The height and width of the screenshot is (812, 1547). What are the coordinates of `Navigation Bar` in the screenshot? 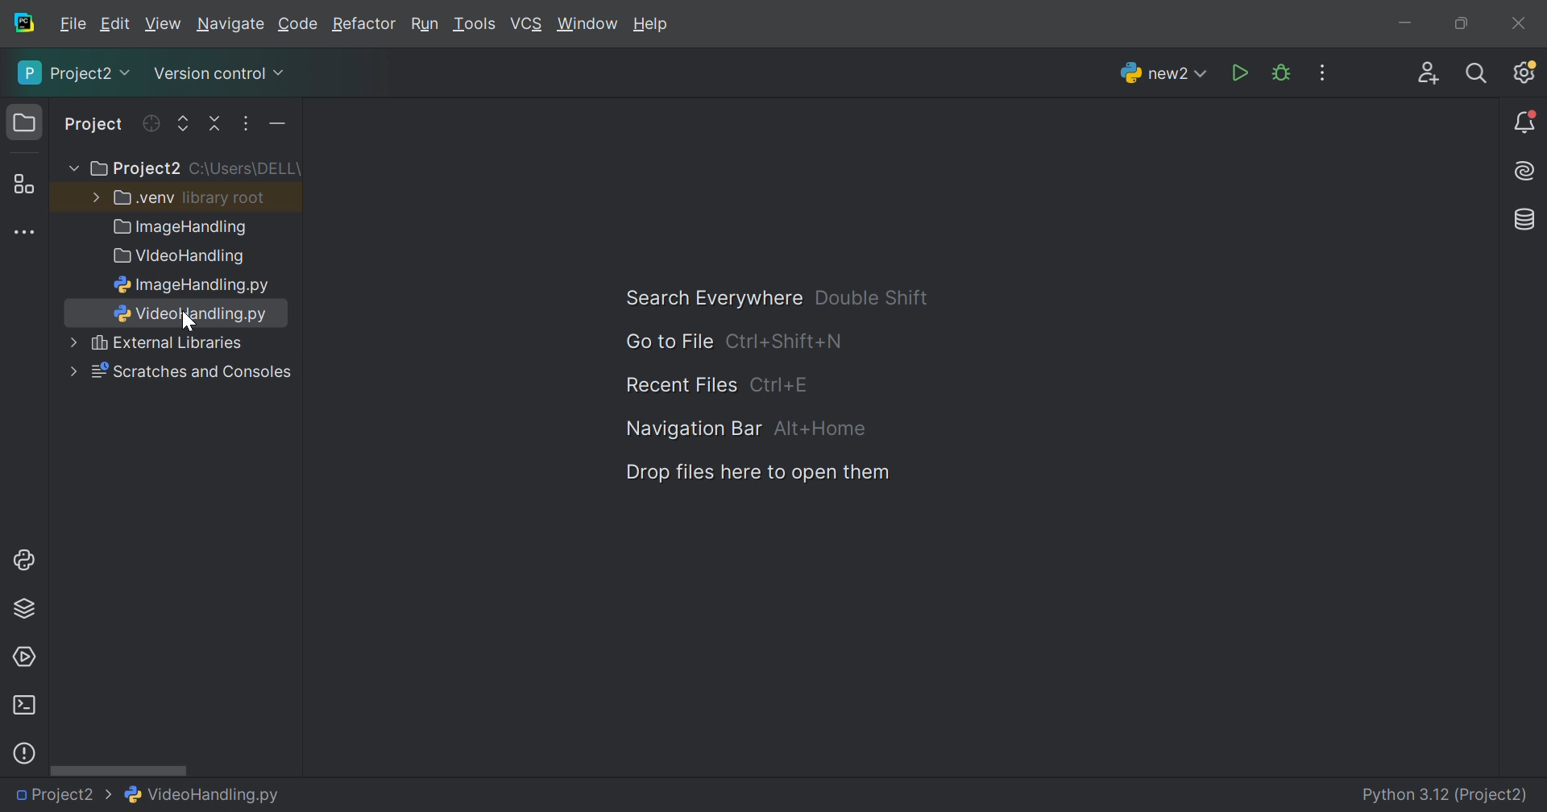 It's located at (690, 428).